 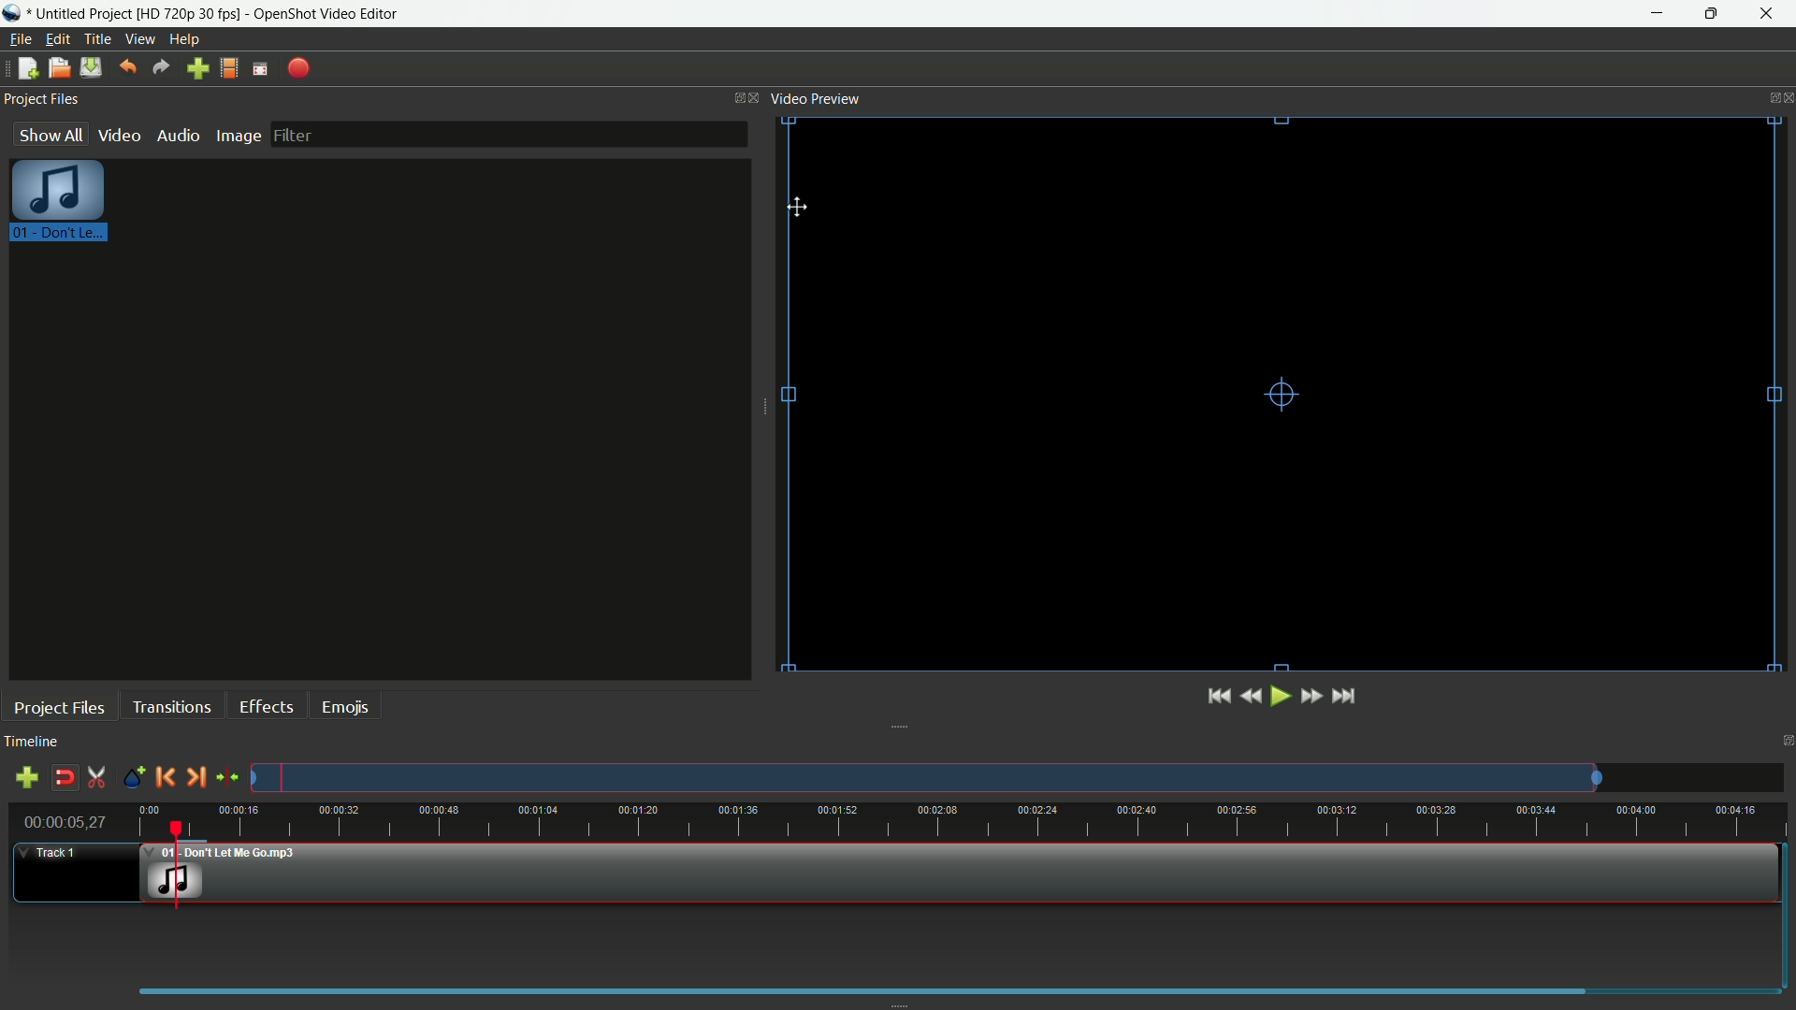 I want to click on timeline, so click(x=35, y=743).